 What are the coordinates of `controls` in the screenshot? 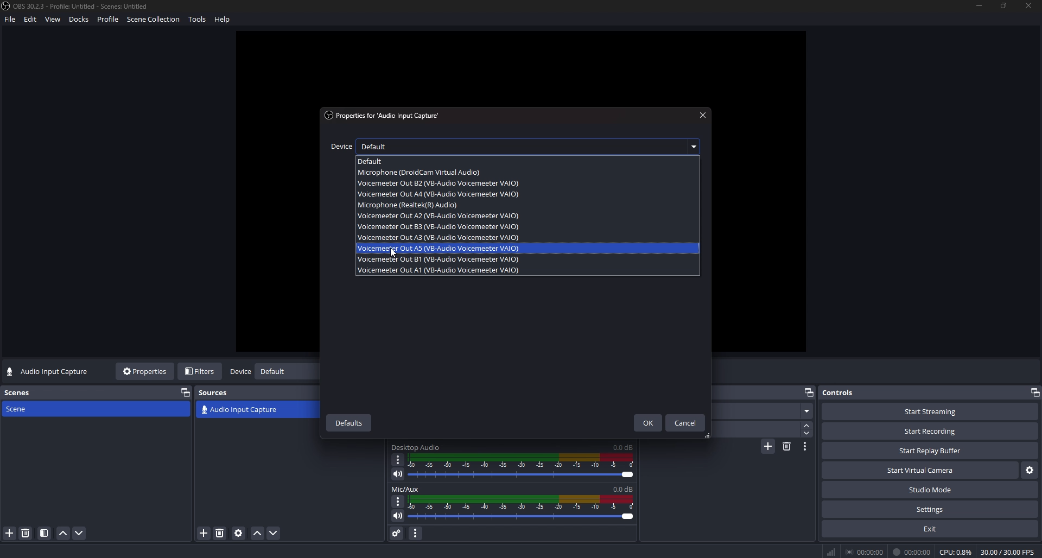 It's located at (848, 392).